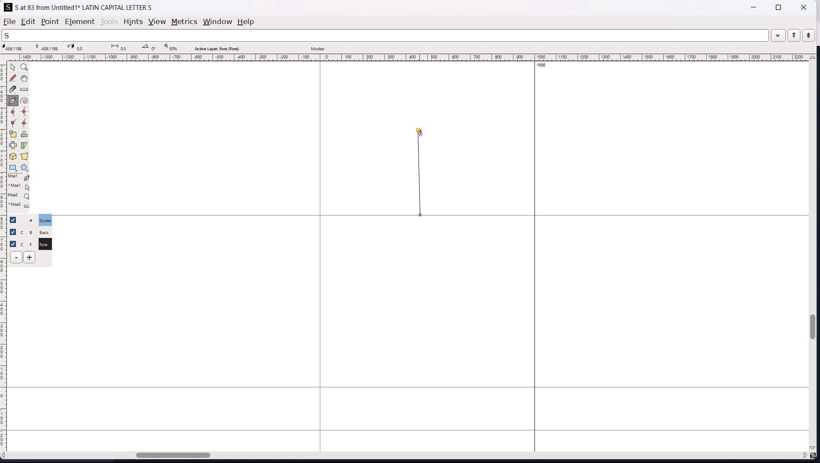  What do you see at coordinates (420, 172) in the screenshot?
I see `drawing updated` at bounding box center [420, 172].